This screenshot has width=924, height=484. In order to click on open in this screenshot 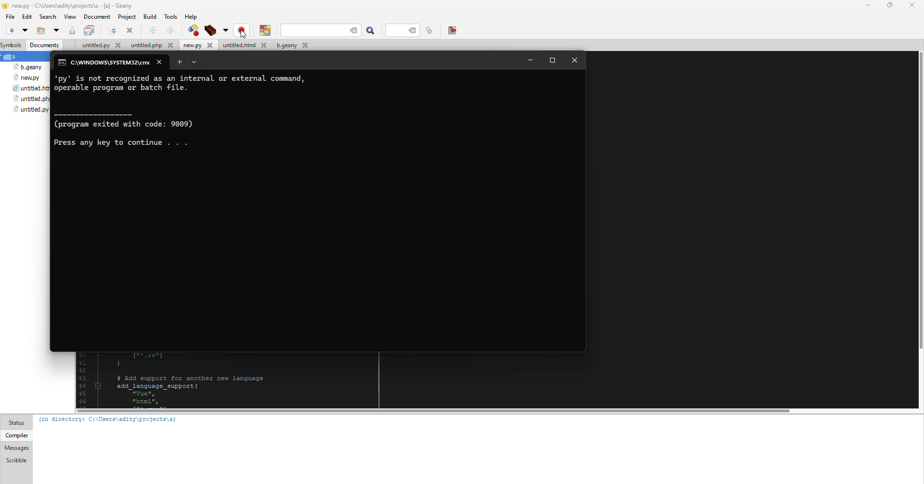, I will do `click(25, 30)`.